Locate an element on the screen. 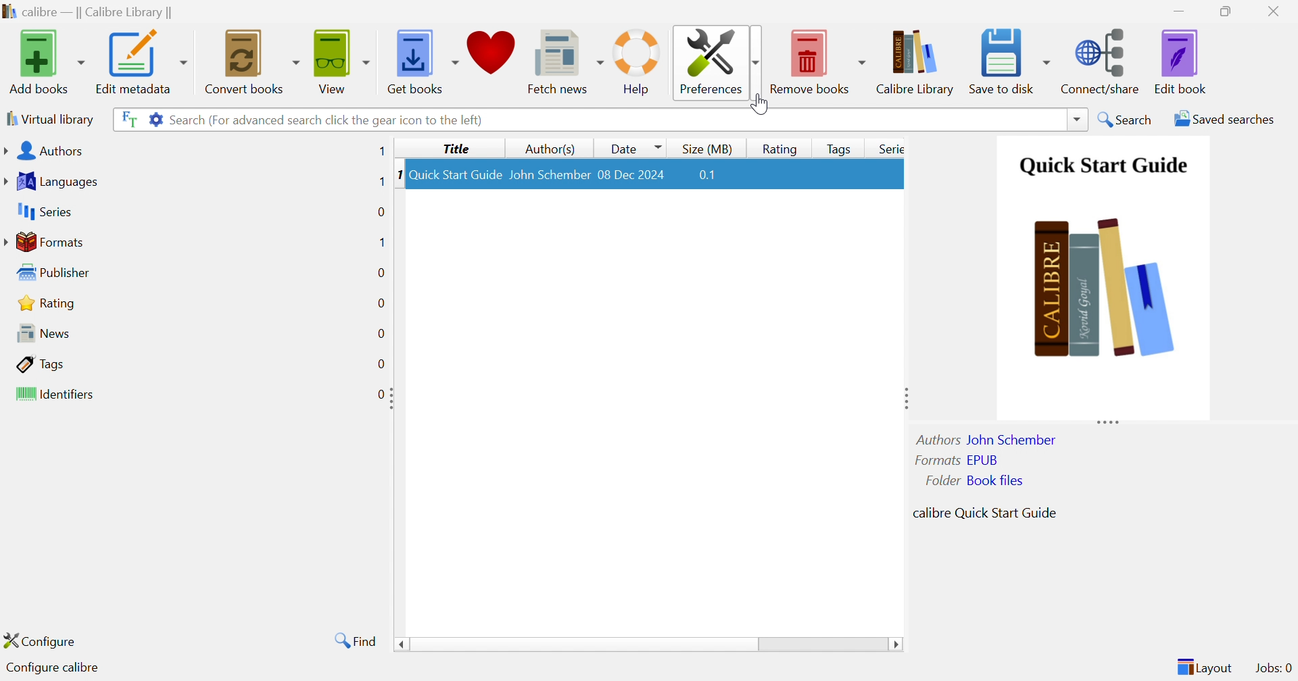  Image is located at coordinates (1104, 283).